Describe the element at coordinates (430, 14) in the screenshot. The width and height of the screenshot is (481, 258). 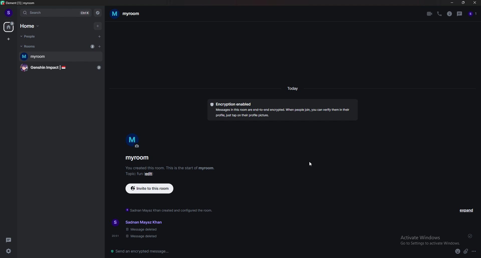
I see `video call` at that location.